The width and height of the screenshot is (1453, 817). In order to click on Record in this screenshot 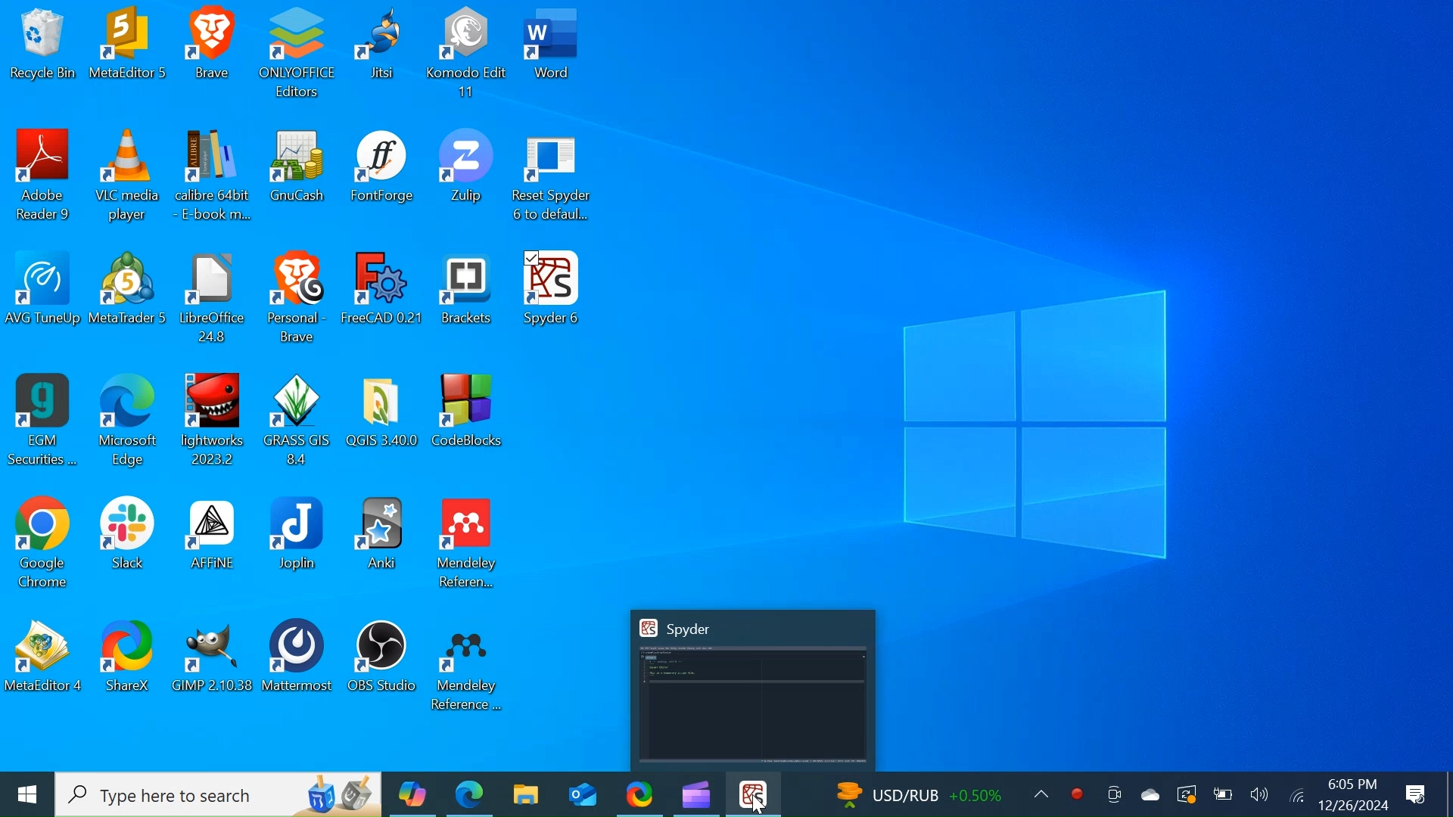, I will do `click(1074, 793)`.